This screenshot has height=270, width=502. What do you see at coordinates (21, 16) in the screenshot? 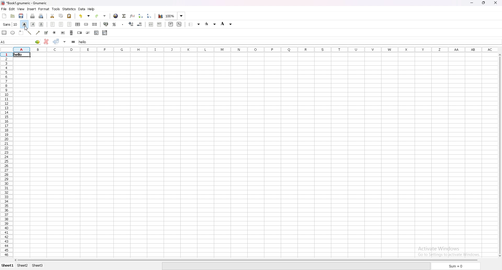
I see `save` at bounding box center [21, 16].